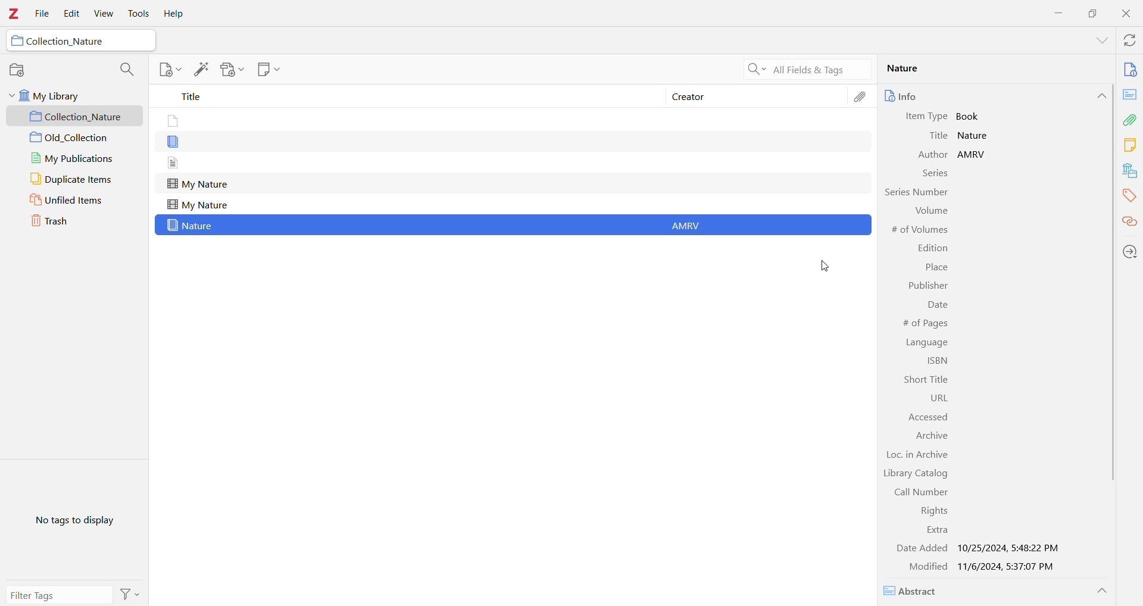 This screenshot has width=1143, height=606. Describe the element at coordinates (198, 185) in the screenshot. I see `My Nature` at that location.